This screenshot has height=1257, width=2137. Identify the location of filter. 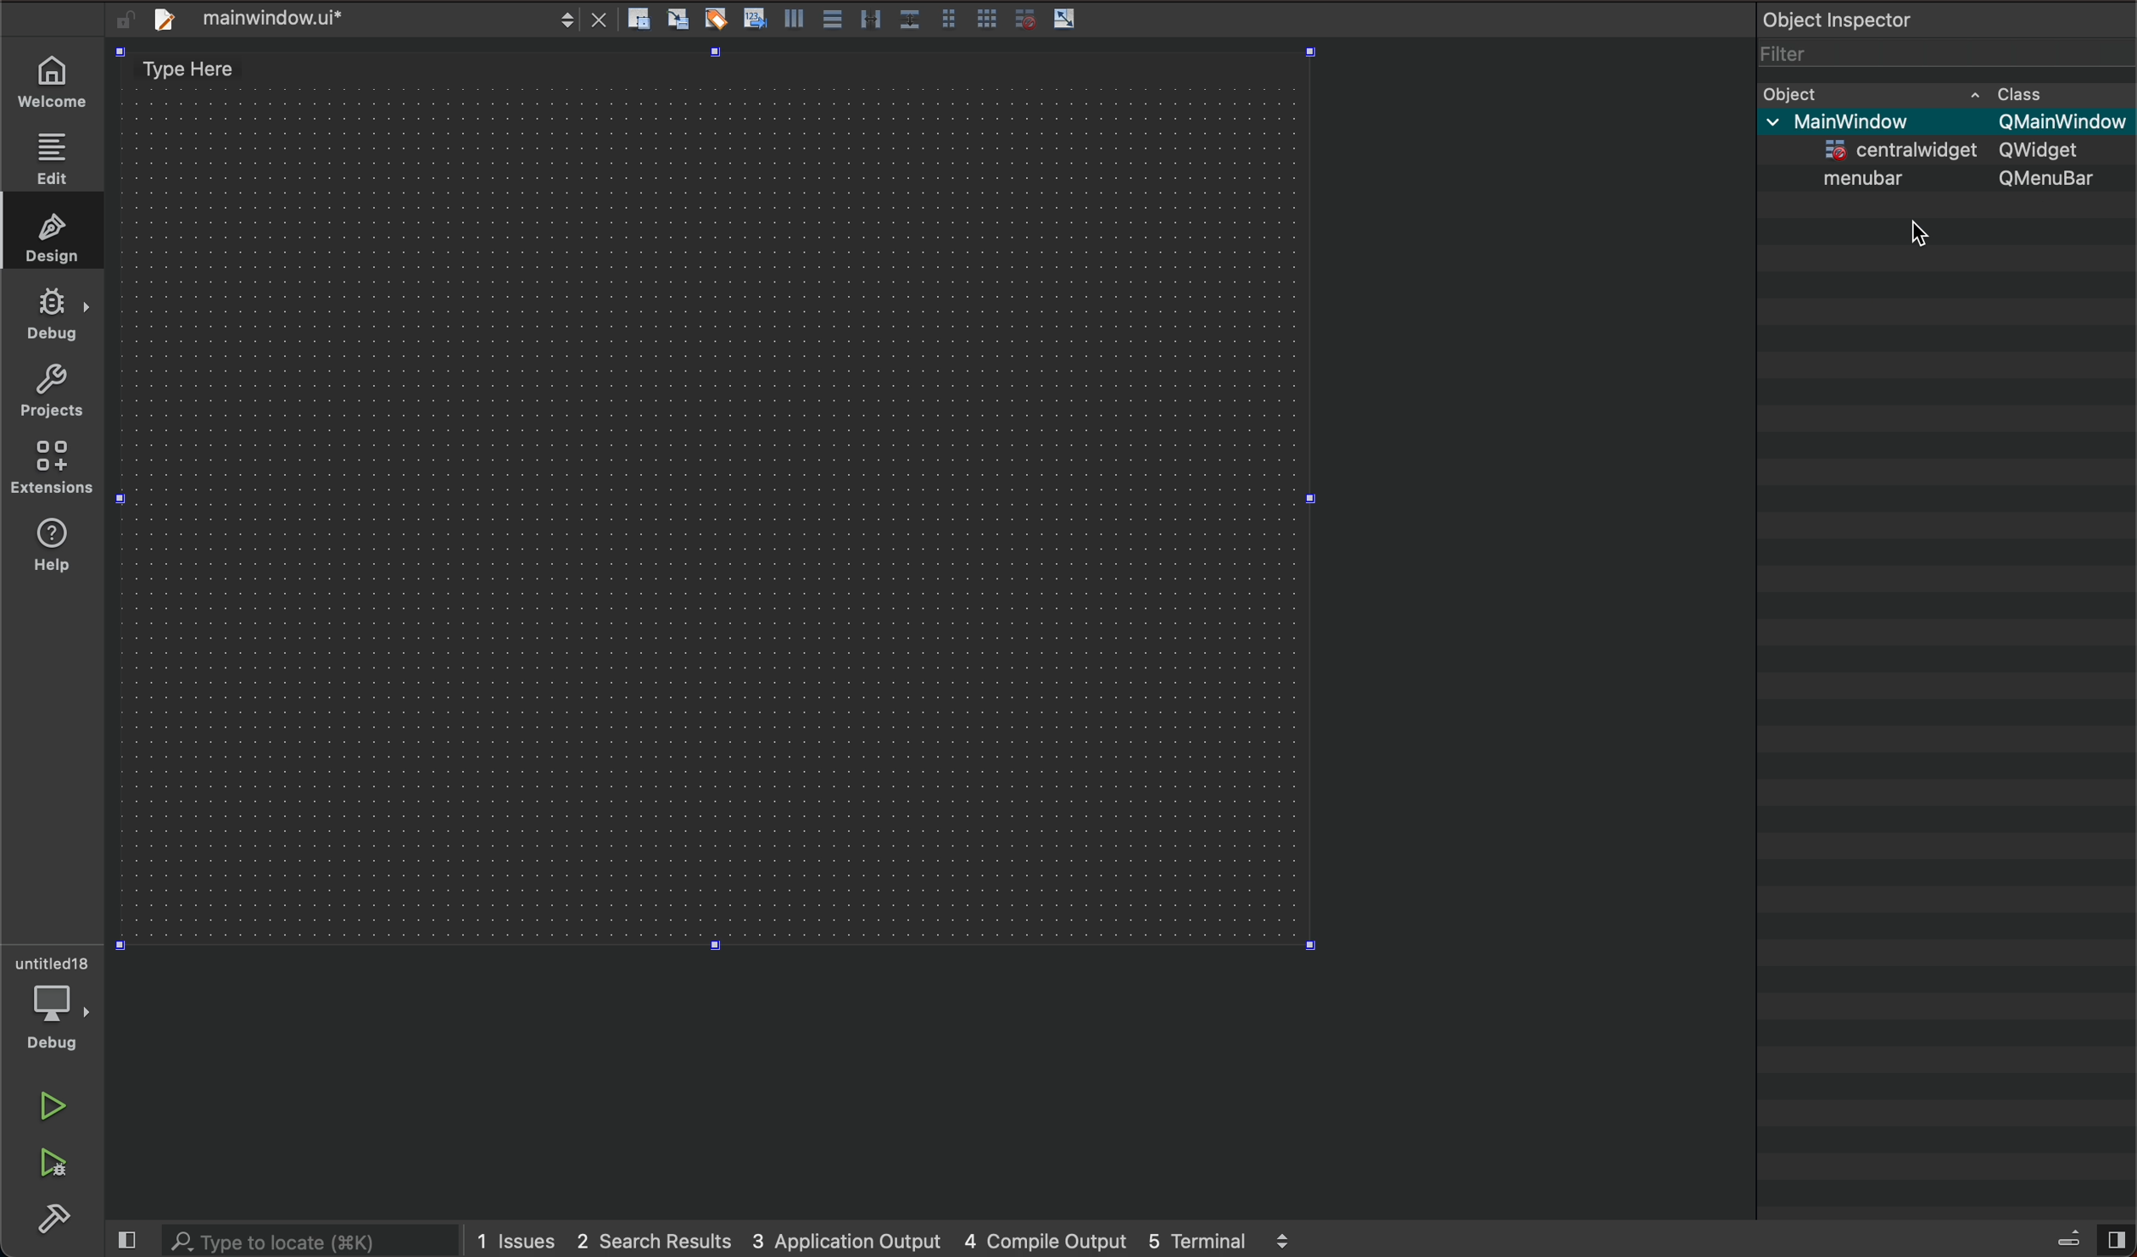
(1777, 54).